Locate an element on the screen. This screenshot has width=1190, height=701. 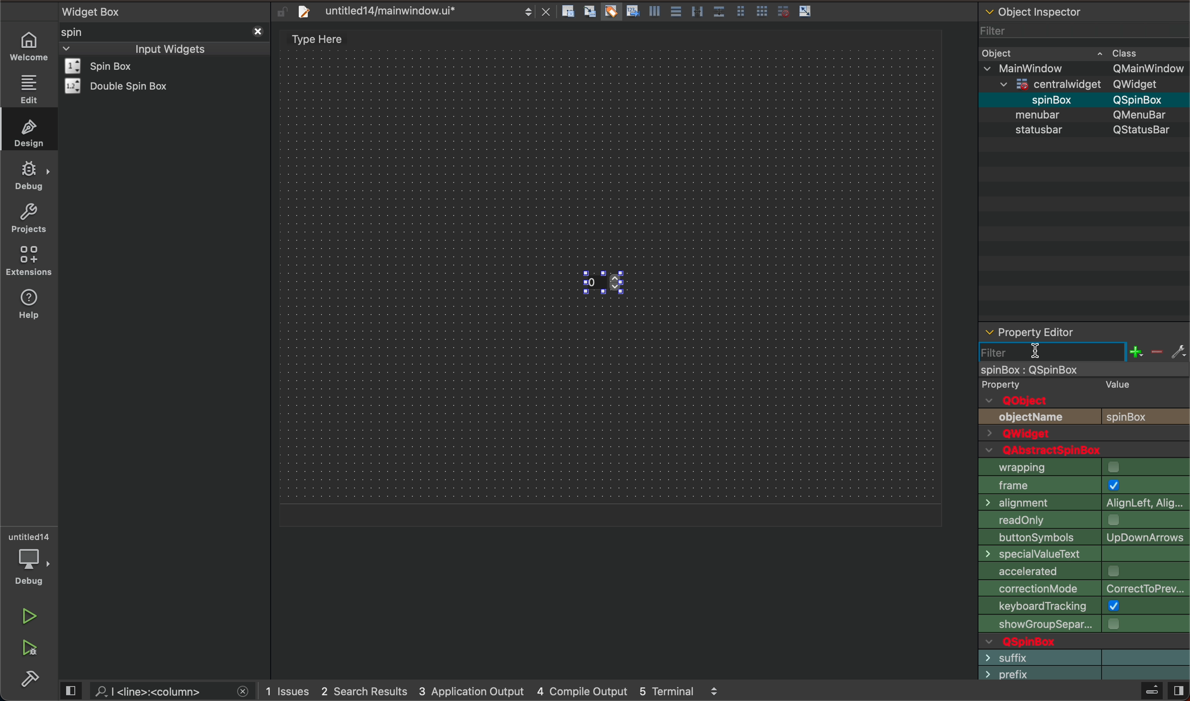
file tab is located at coordinates (413, 11).